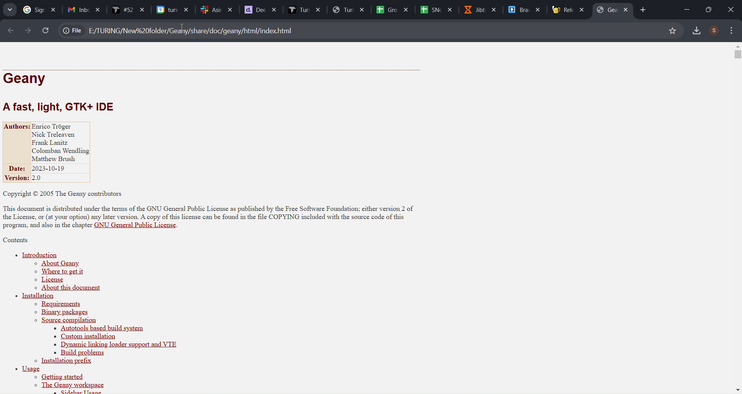 The image size is (742, 394). I want to click on the greamy workspace, so click(70, 386).